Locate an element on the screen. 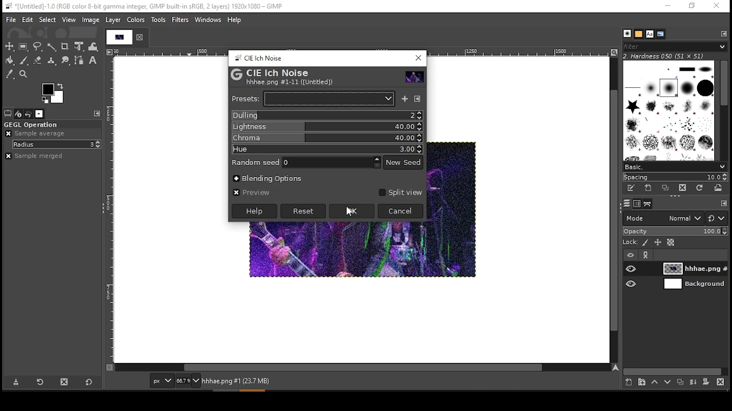 This screenshot has width=732, height=411. restore to defaults is located at coordinates (89, 382).